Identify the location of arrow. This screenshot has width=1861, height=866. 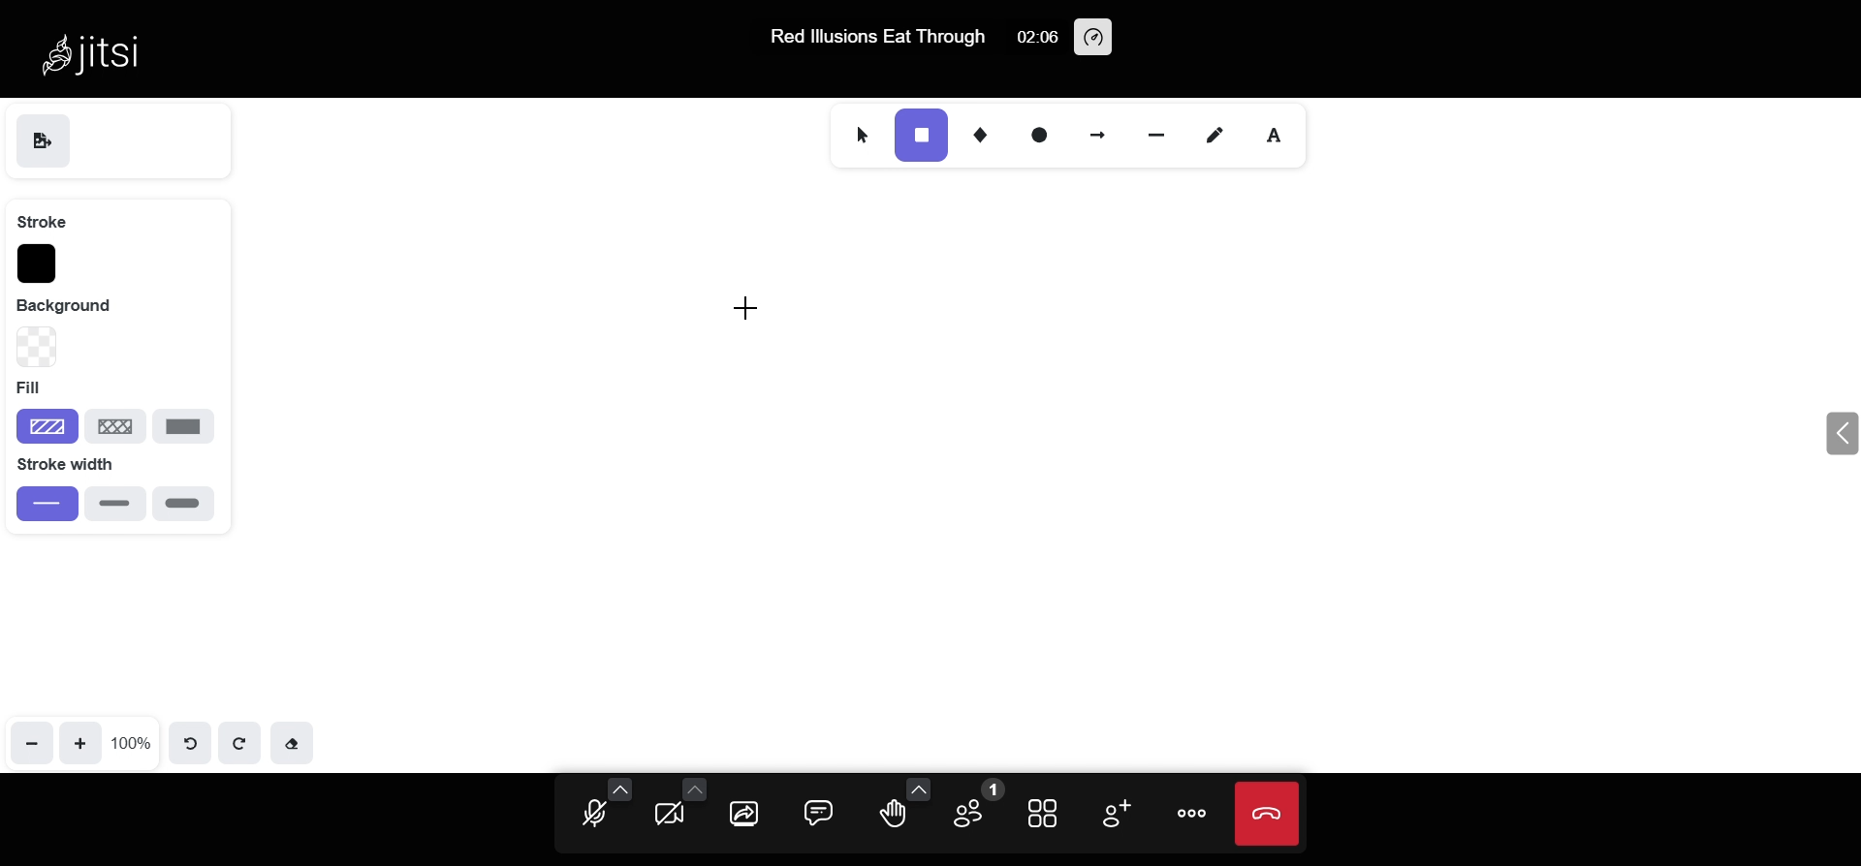
(1094, 130).